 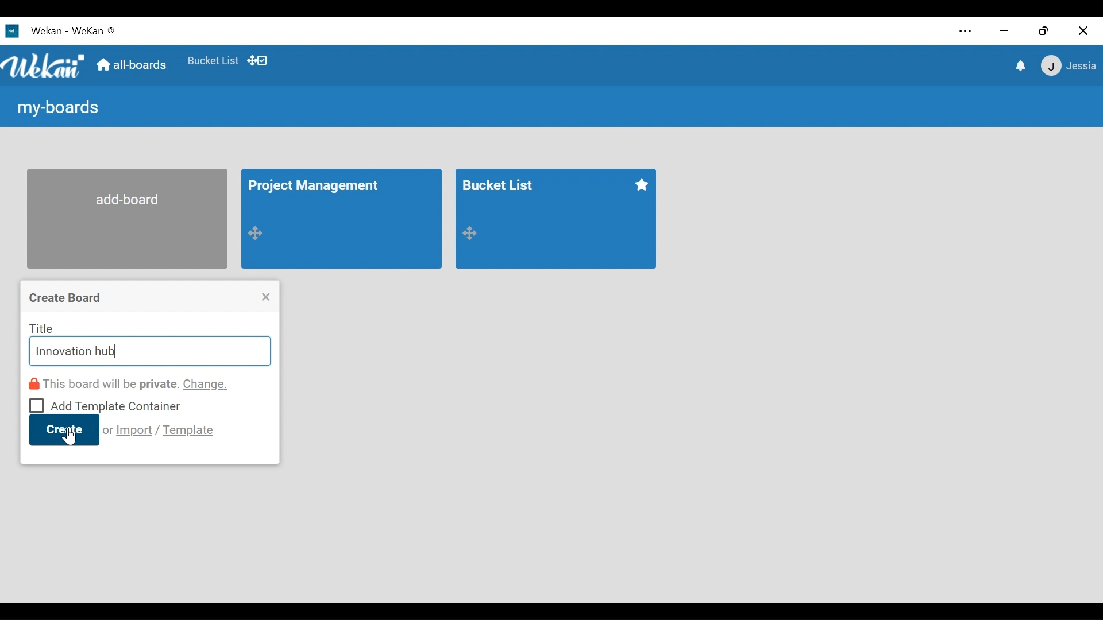 What do you see at coordinates (56, 109) in the screenshot?
I see `My boards` at bounding box center [56, 109].